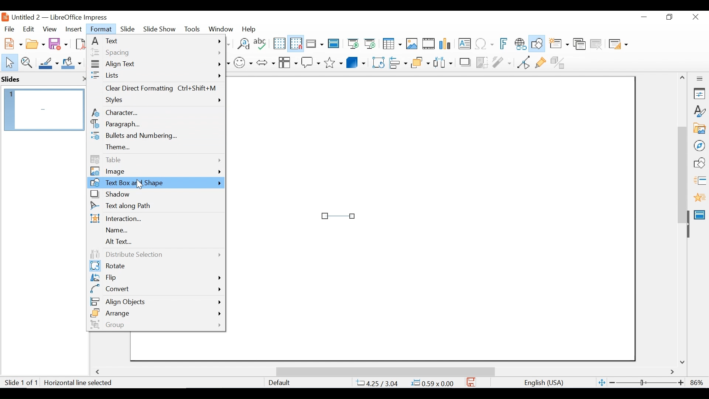 This screenshot has width=709, height=399. Describe the element at coordinates (99, 372) in the screenshot. I see `Scroll Left` at that location.